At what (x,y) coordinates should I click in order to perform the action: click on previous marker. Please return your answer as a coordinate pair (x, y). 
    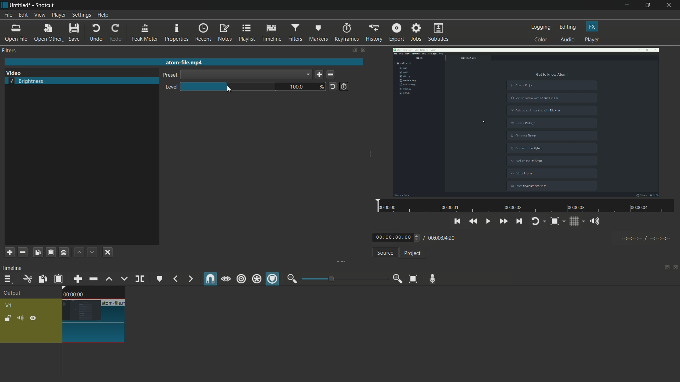
    Looking at the image, I should click on (175, 279).